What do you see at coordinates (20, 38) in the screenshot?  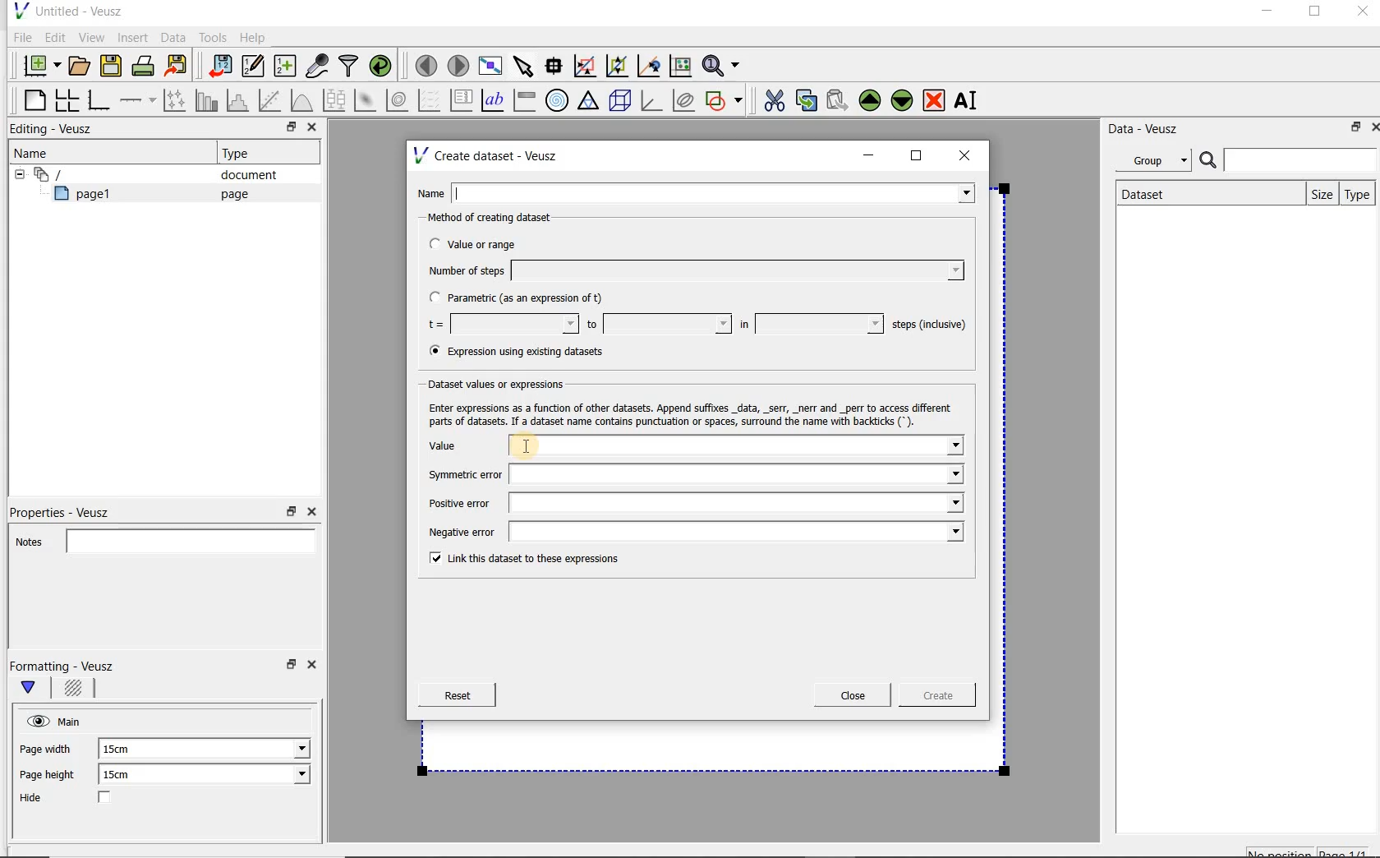 I see `File` at bounding box center [20, 38].